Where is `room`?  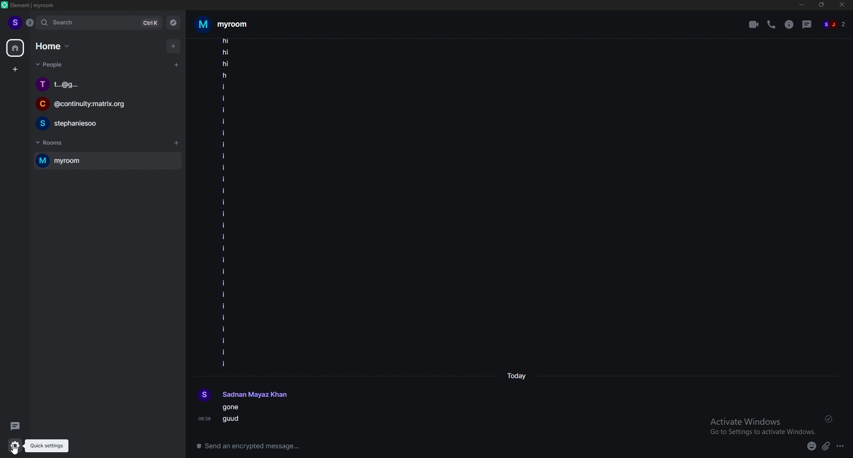
room is located at coordinates (230, 24).